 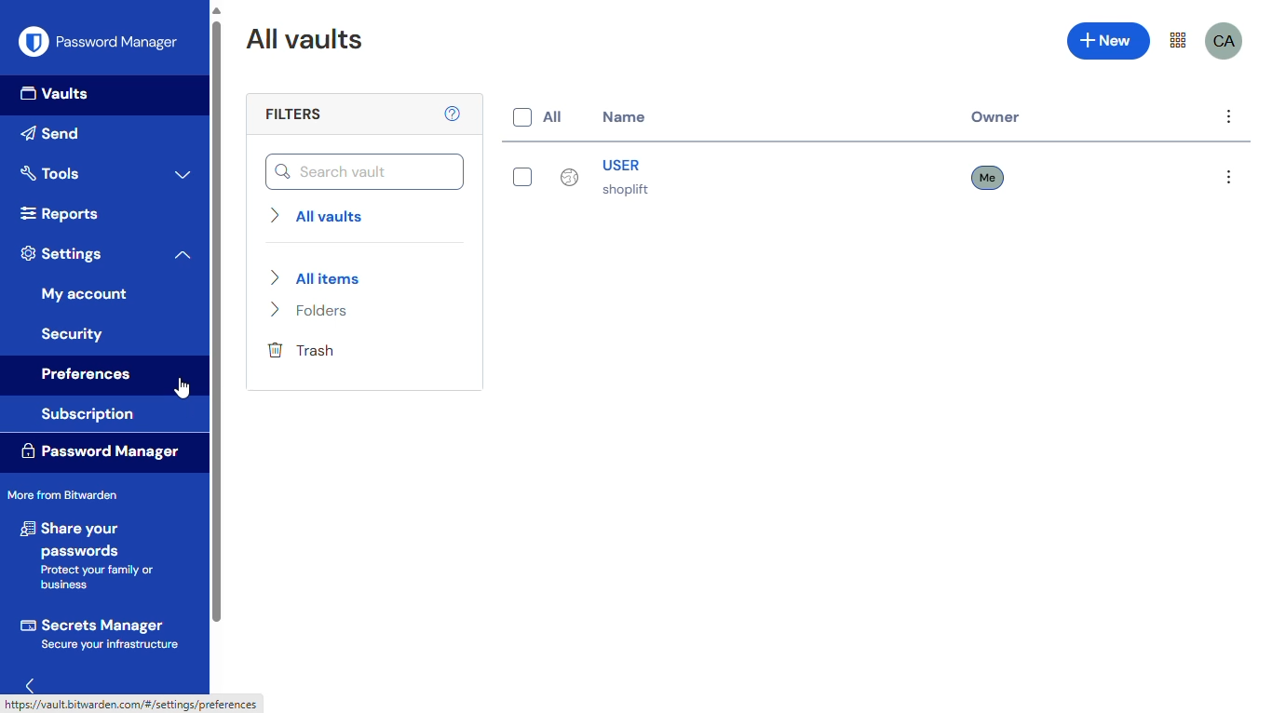 I want to click on search vault, so click(x=365, y=171).